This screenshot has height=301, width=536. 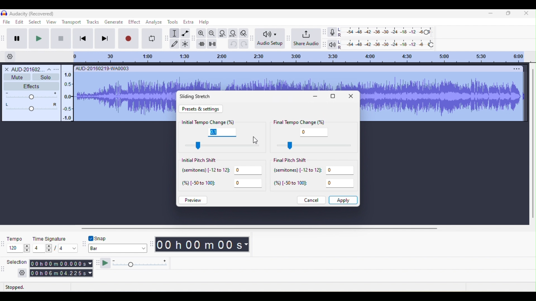 What do you see at coordinates (209, 122) in the screenshot?
I see `initial tempo change` at bounding box center [209, 122].